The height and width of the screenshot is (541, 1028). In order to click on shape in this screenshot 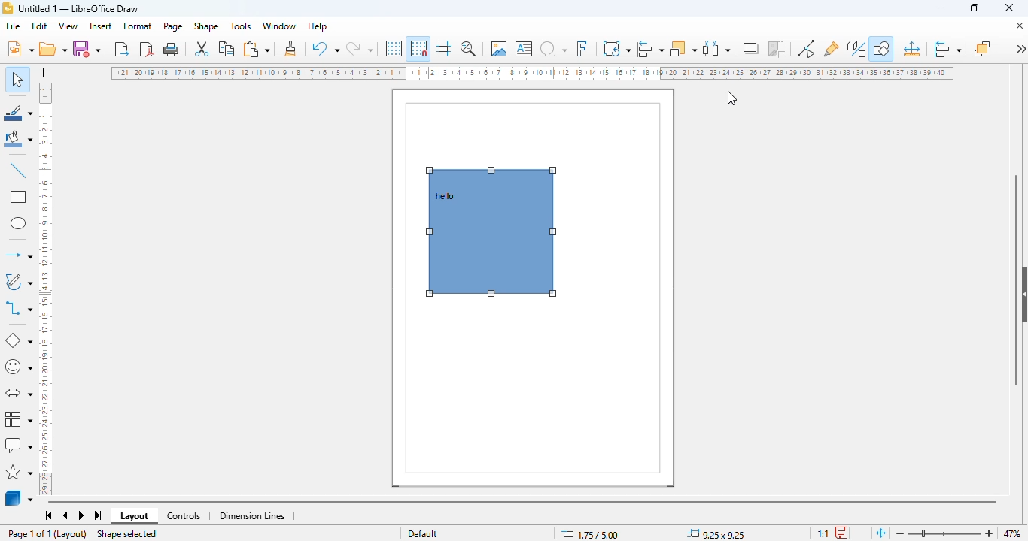, I will do `click(206, 26)`.